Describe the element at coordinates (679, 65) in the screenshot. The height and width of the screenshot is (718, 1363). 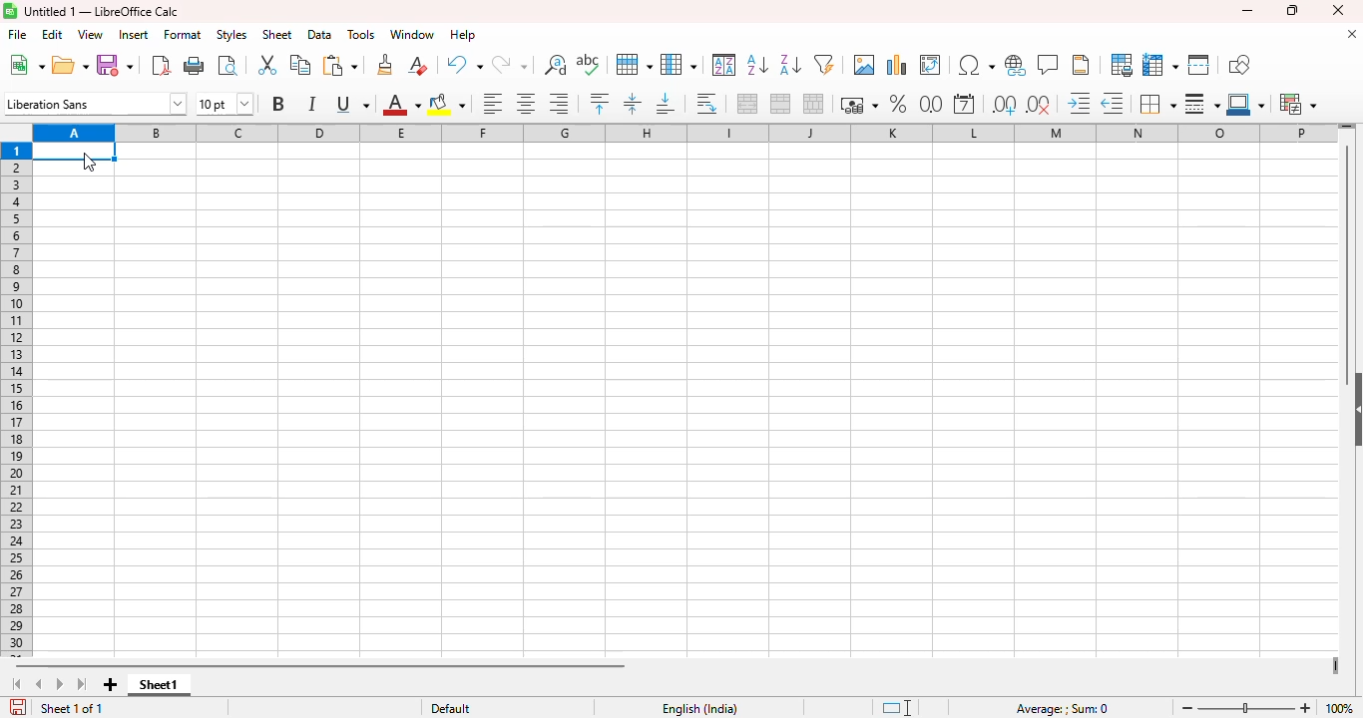
I see `column` at that location.